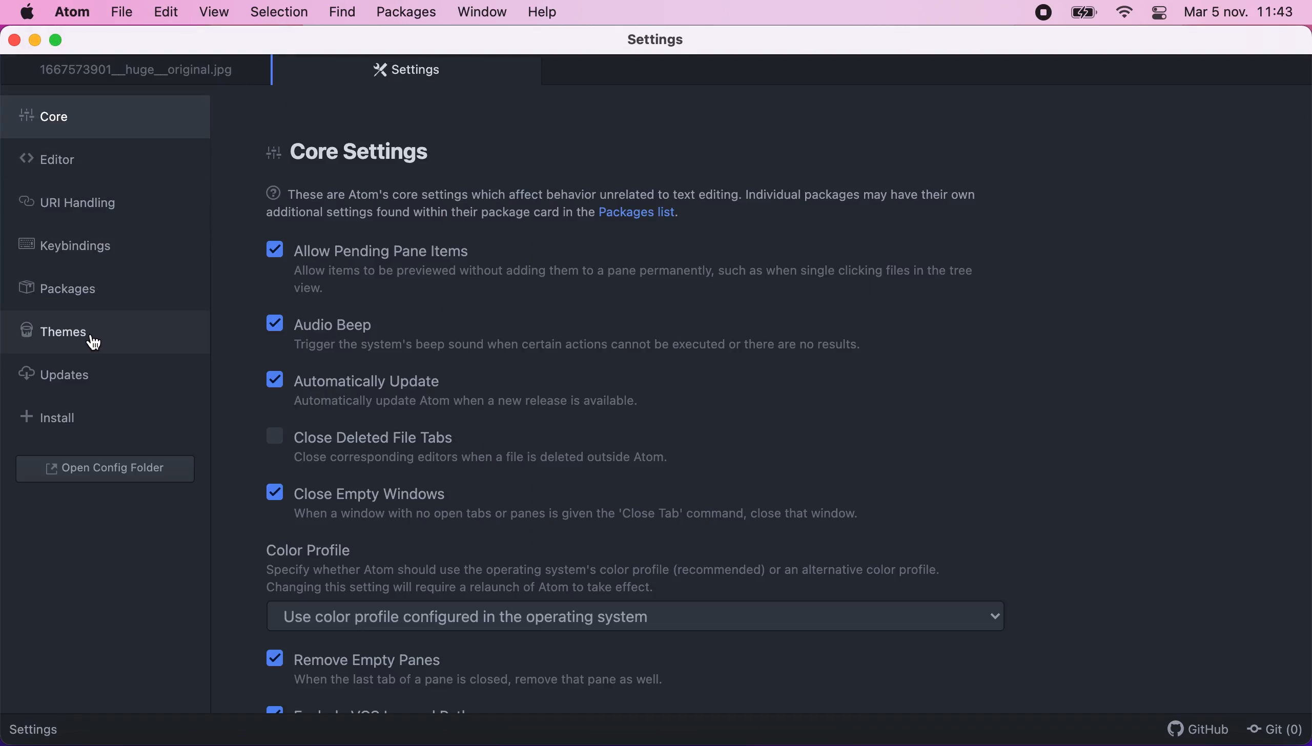 This screenshot has height=746, width=1312. I want to click on 1667573901__huge__original.jpg, so click(140, 71).